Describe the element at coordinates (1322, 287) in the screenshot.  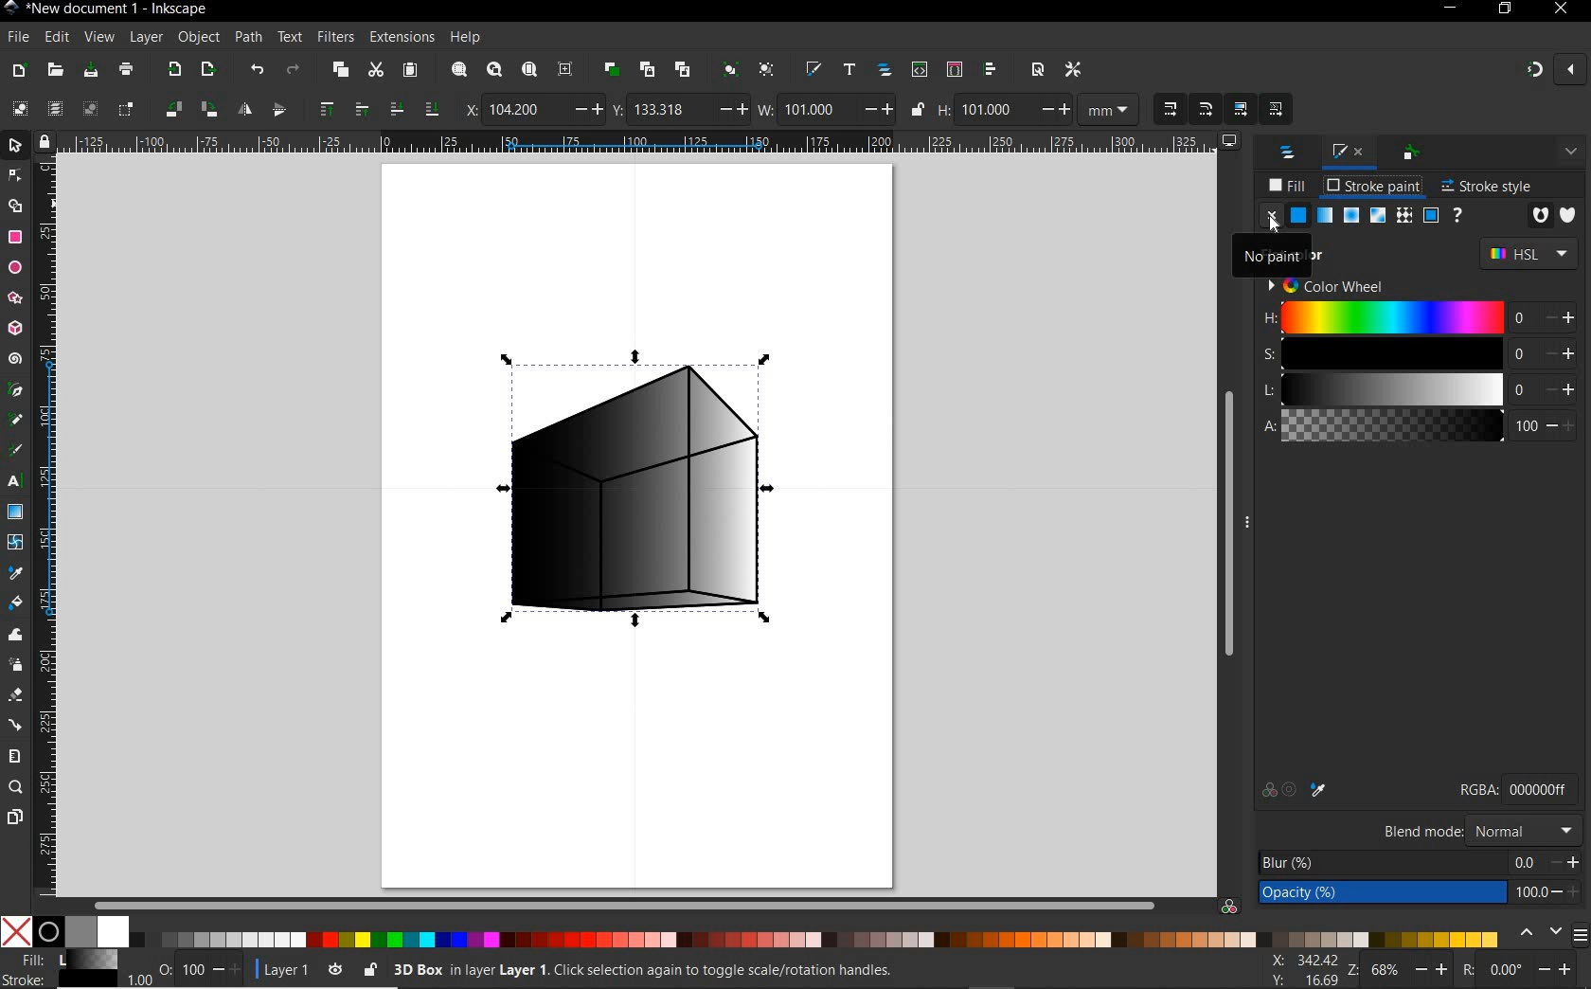
I see `COLOR WHEEL` at that location.